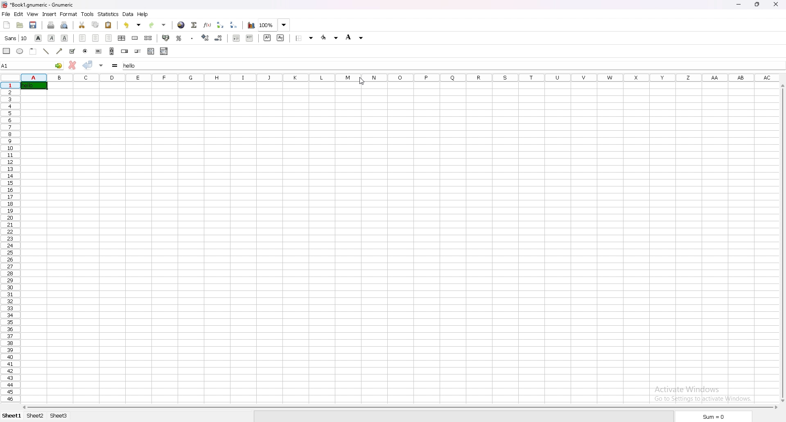 The image size is (786, 422). Describe the element at coordinates (776, 5) in the screenshot. I see `close` at that location.